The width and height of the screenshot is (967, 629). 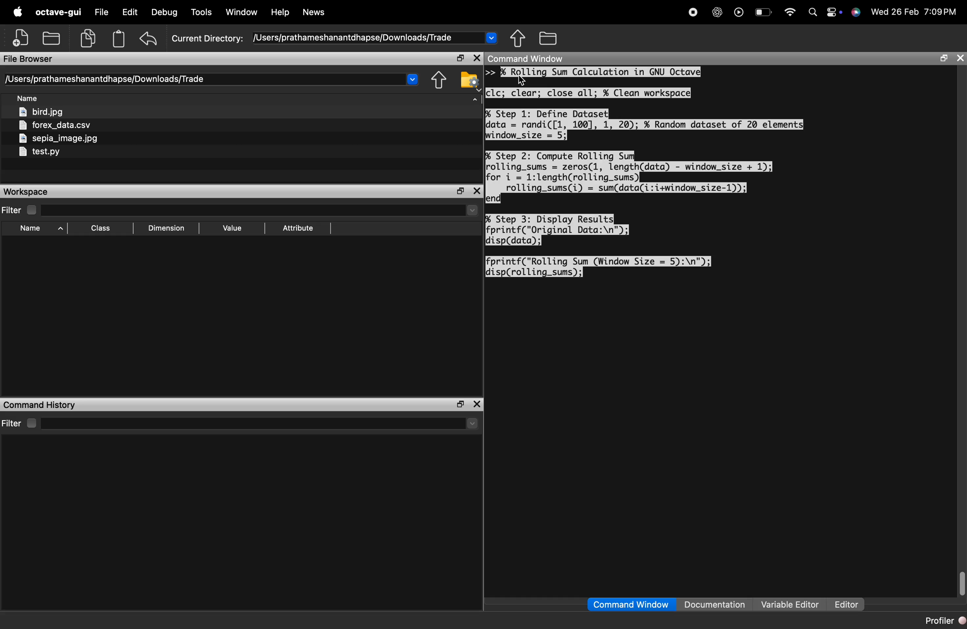 I want to click on sort by name, so click(x=30, y=99).